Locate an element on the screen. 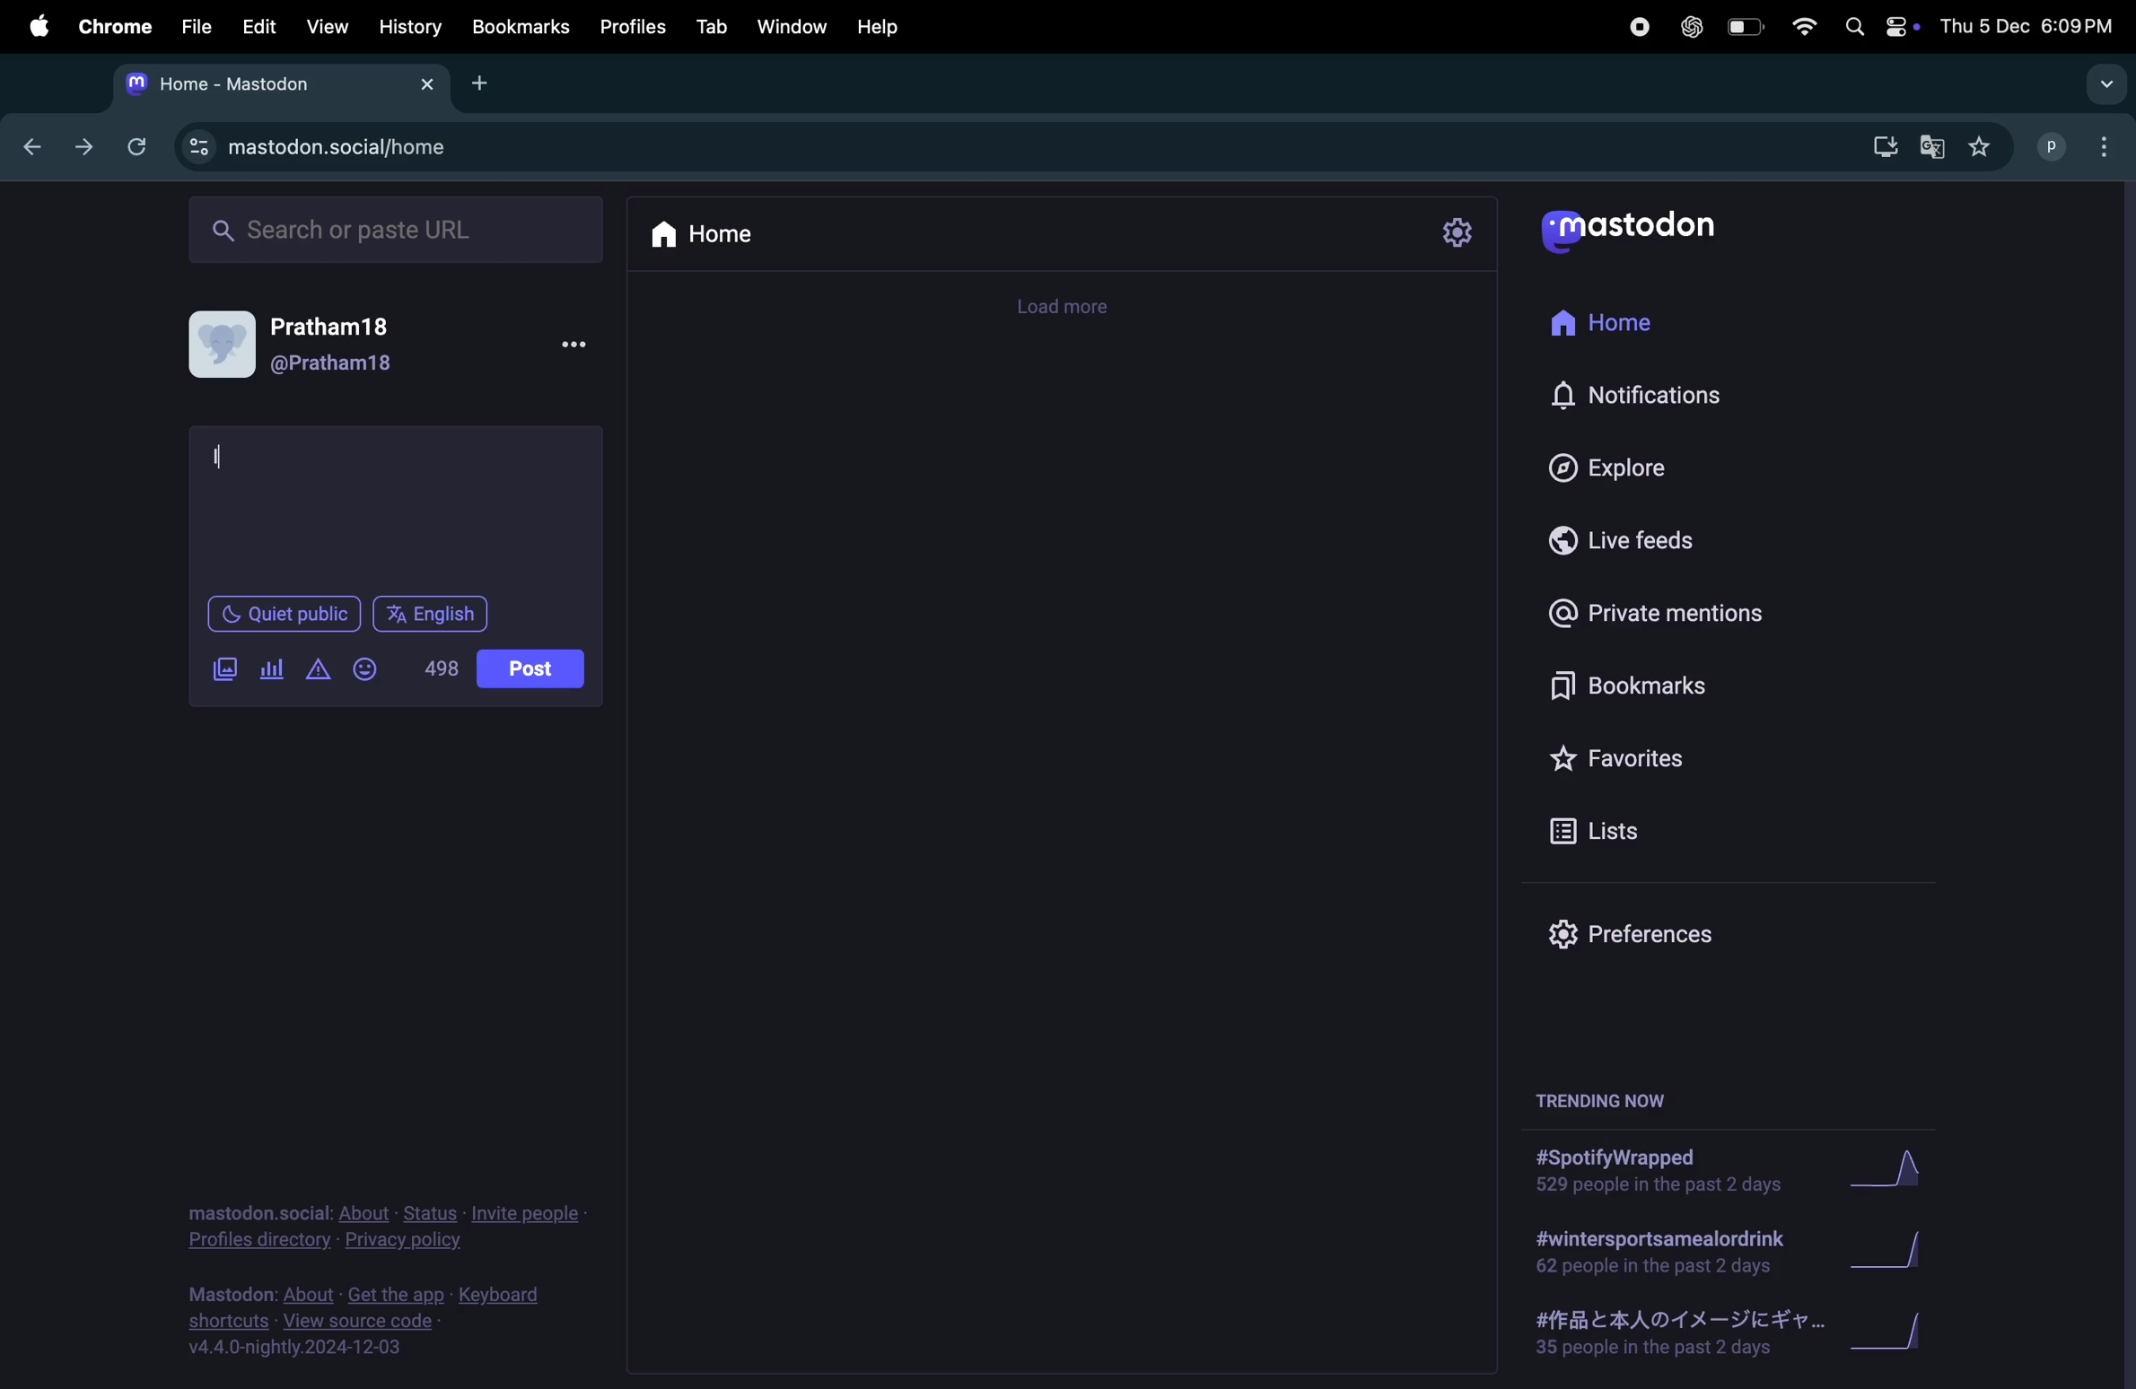  backward is located at coordinates (35, 148).